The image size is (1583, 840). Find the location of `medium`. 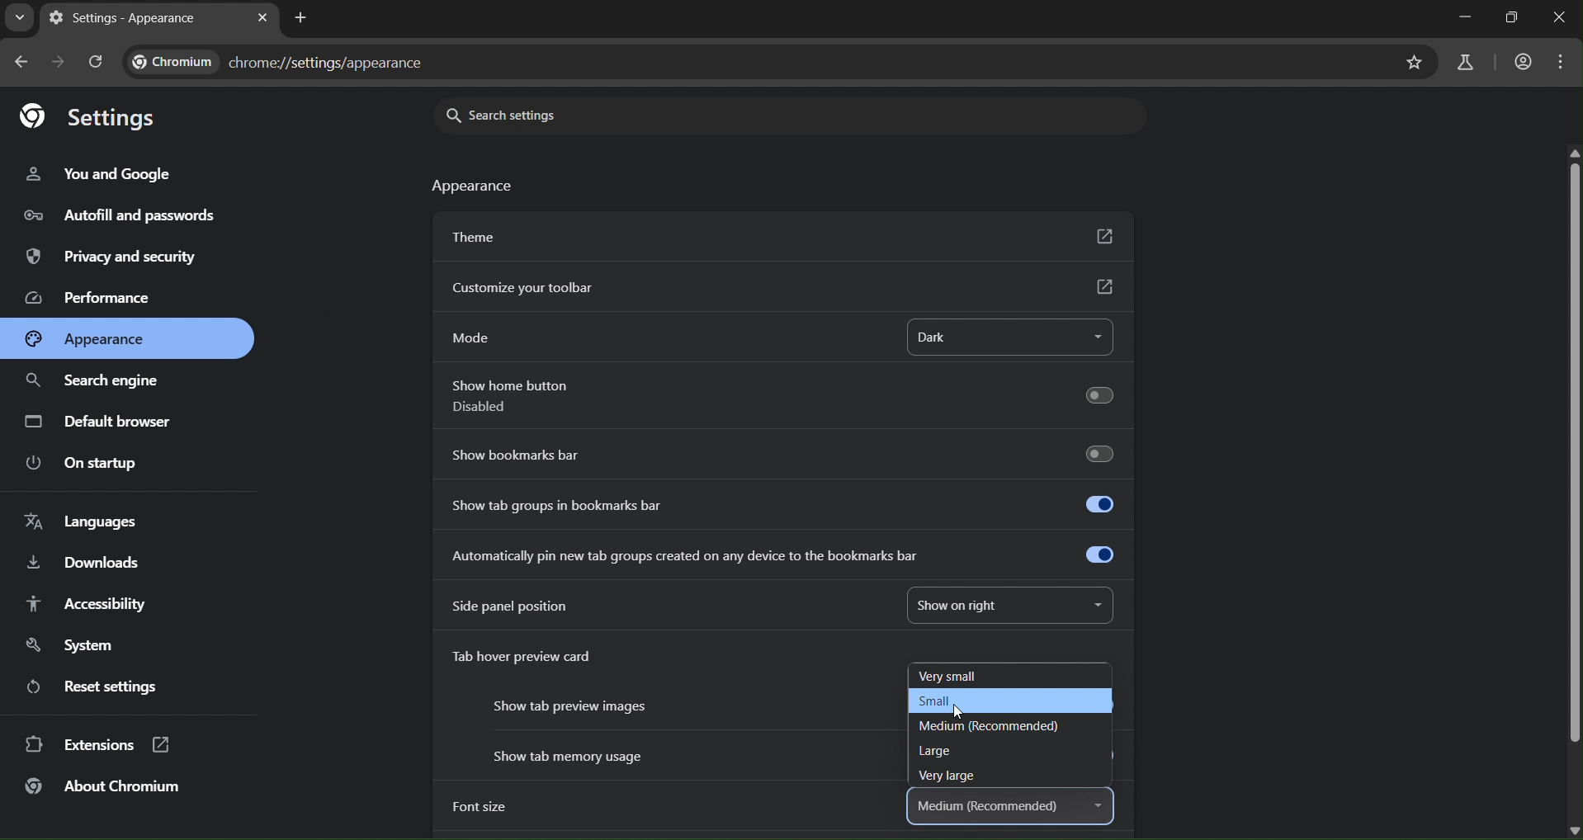

medium is located at coordinates (994, 806).